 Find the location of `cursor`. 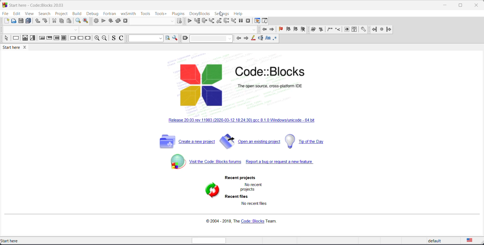

cursor is located at coordinates (222, 14).